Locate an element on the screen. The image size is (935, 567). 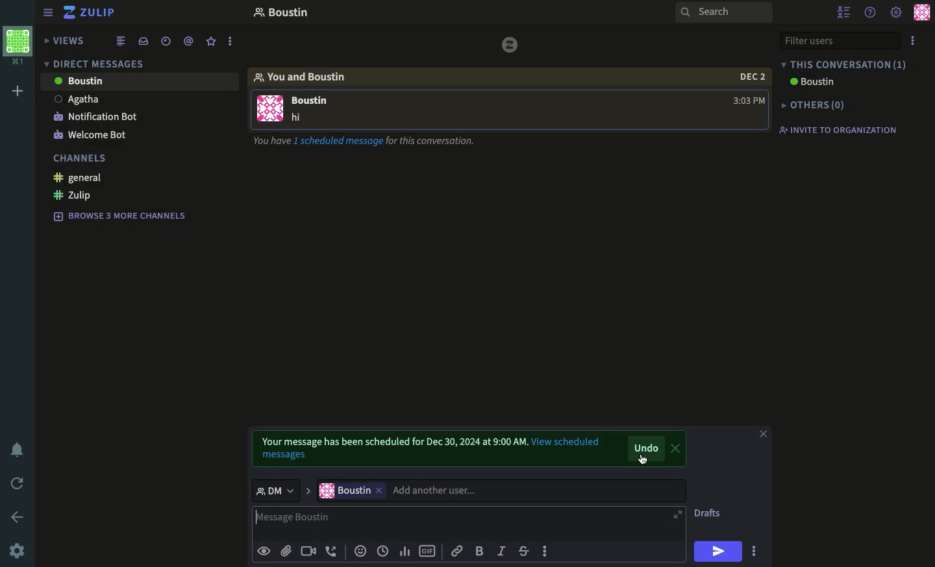
channels is located at coordinates (80, 160).